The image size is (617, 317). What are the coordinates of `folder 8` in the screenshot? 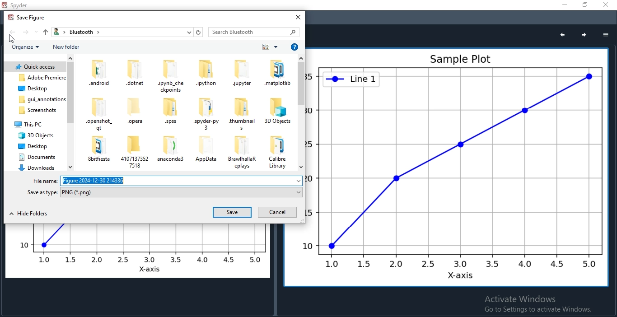 It's located at (32, 146).